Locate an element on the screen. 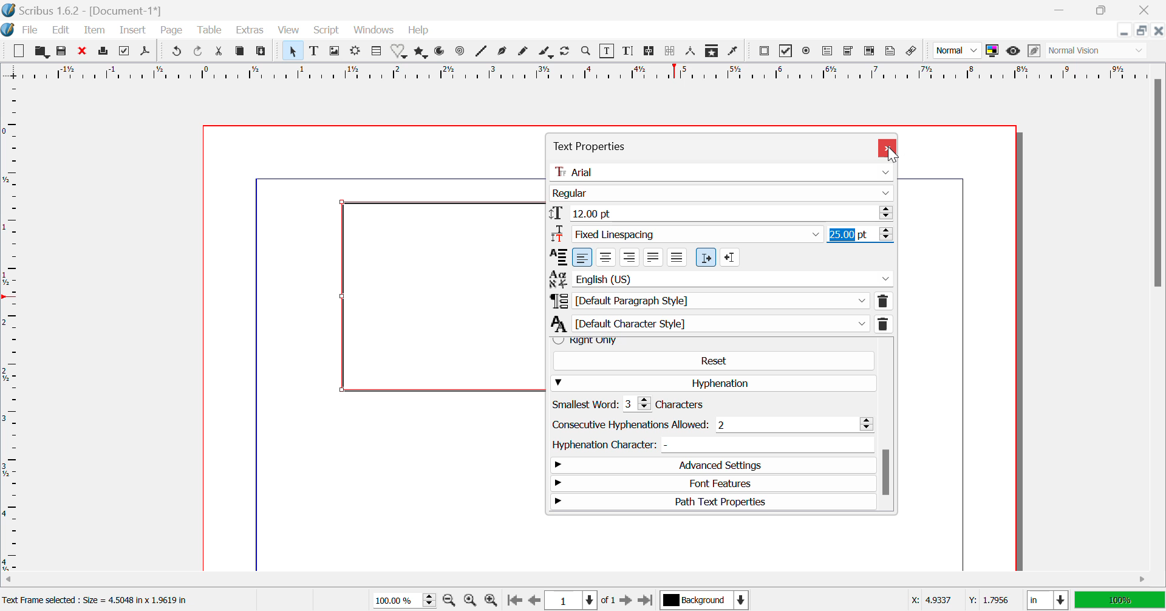  Undo is located at coordinates (176, 52).